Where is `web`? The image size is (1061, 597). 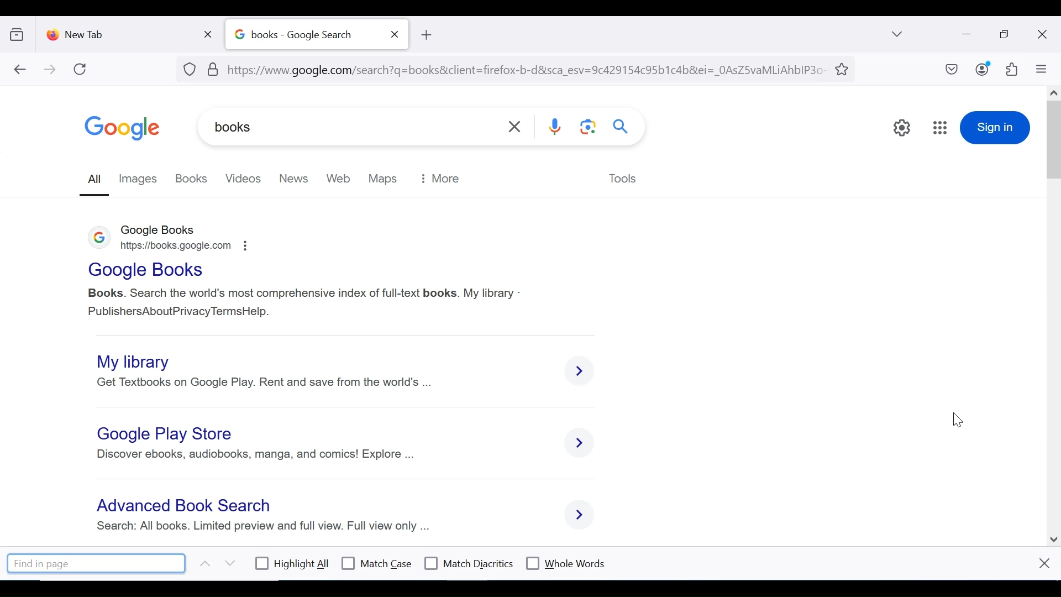 web is located at coordinates (339, 178).